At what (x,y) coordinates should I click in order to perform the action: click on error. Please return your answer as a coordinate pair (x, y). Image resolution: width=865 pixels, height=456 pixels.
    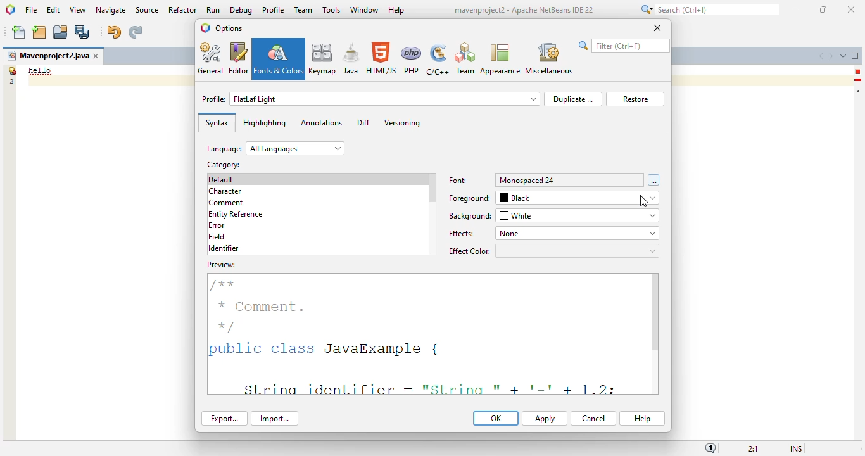
    Looking at the image, I should click on (857, 72).